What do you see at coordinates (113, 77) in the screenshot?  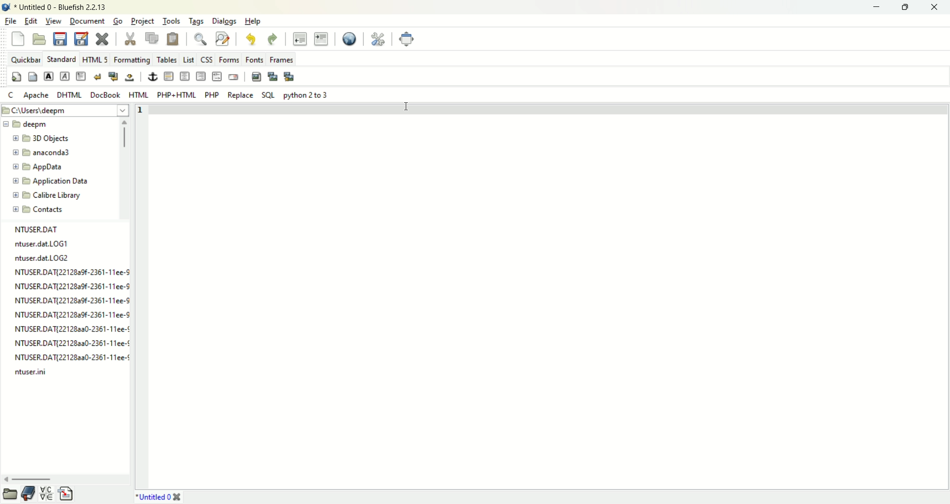 I see `break and clear` at bounding box center [113, 77].